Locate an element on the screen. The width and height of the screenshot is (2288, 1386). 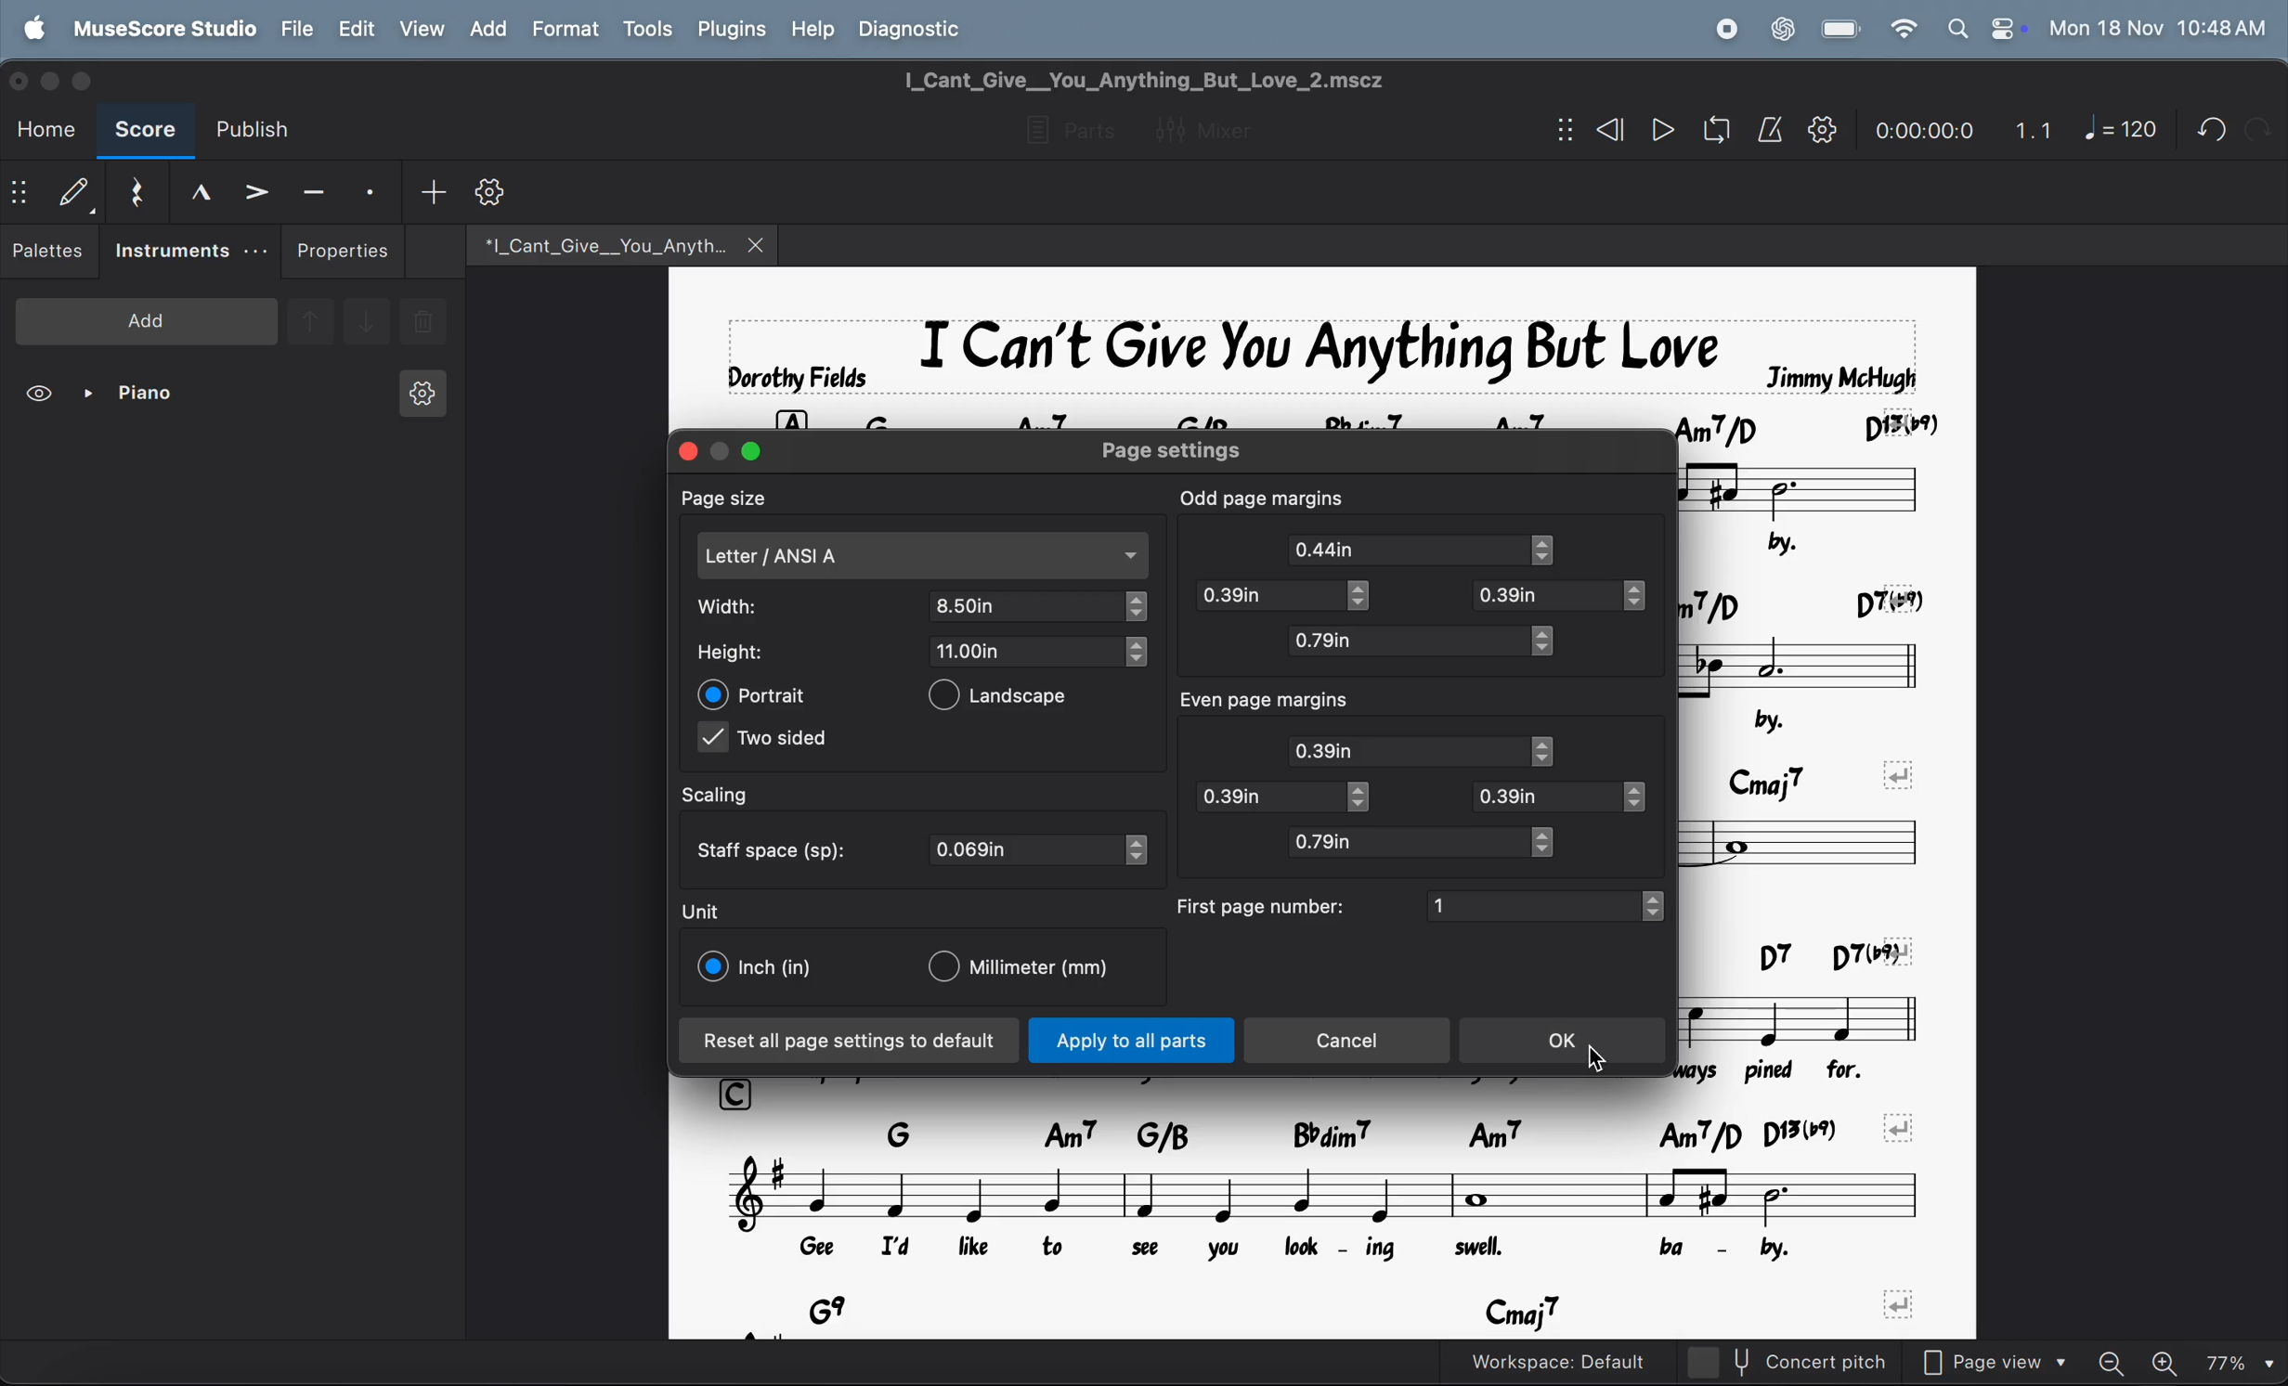
chord symbols is located at coordinates (1811, 594).